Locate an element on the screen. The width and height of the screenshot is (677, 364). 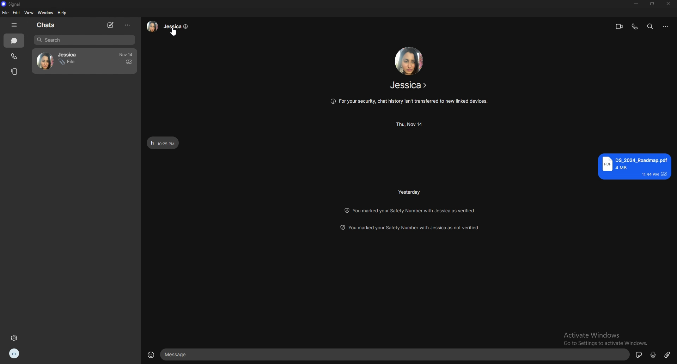
text is located at coordinates (164, 141).